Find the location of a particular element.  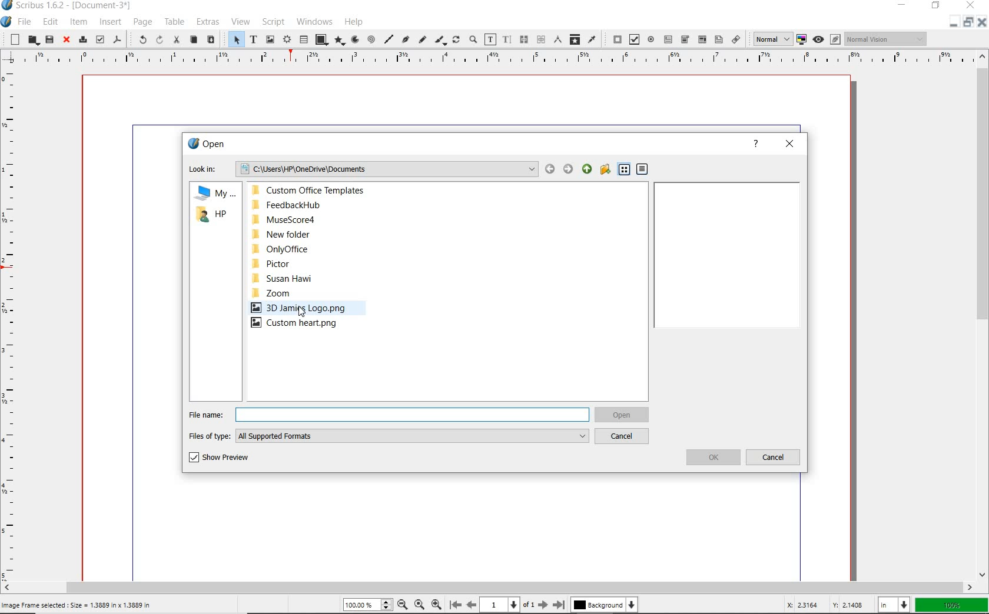

open is located at coordinates (33, 41).